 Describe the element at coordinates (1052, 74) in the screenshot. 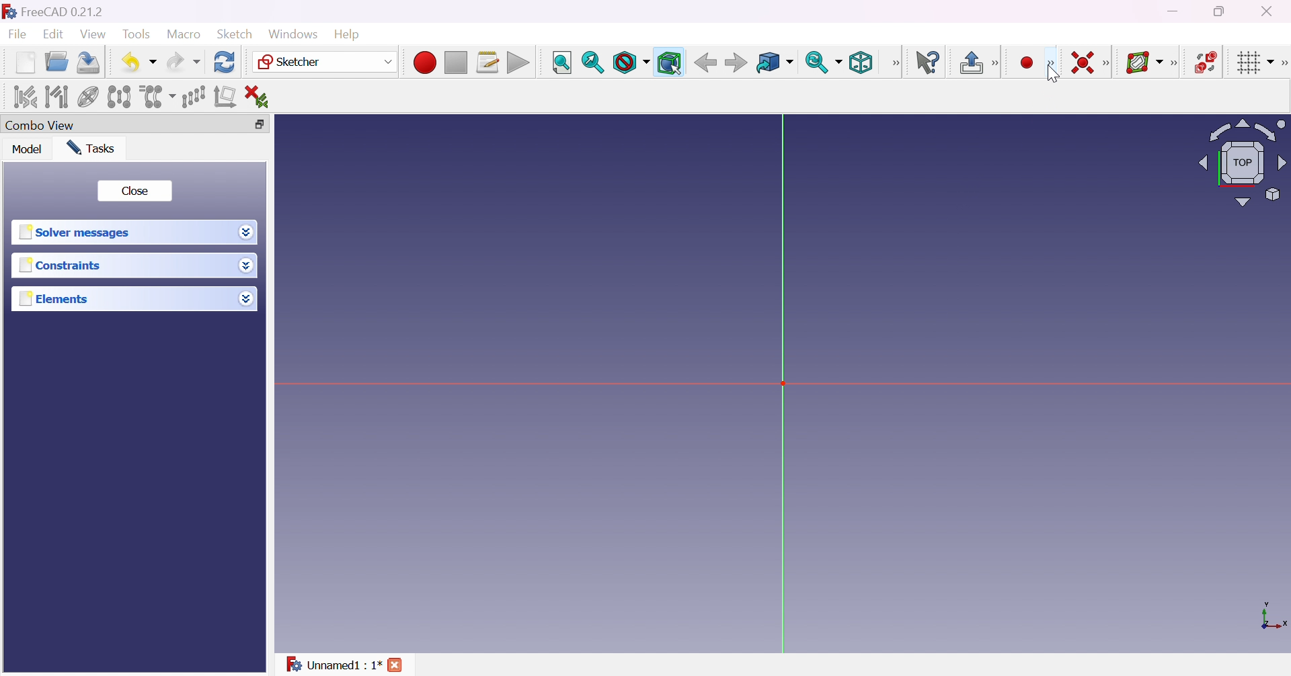

I see `cursor` at that location.